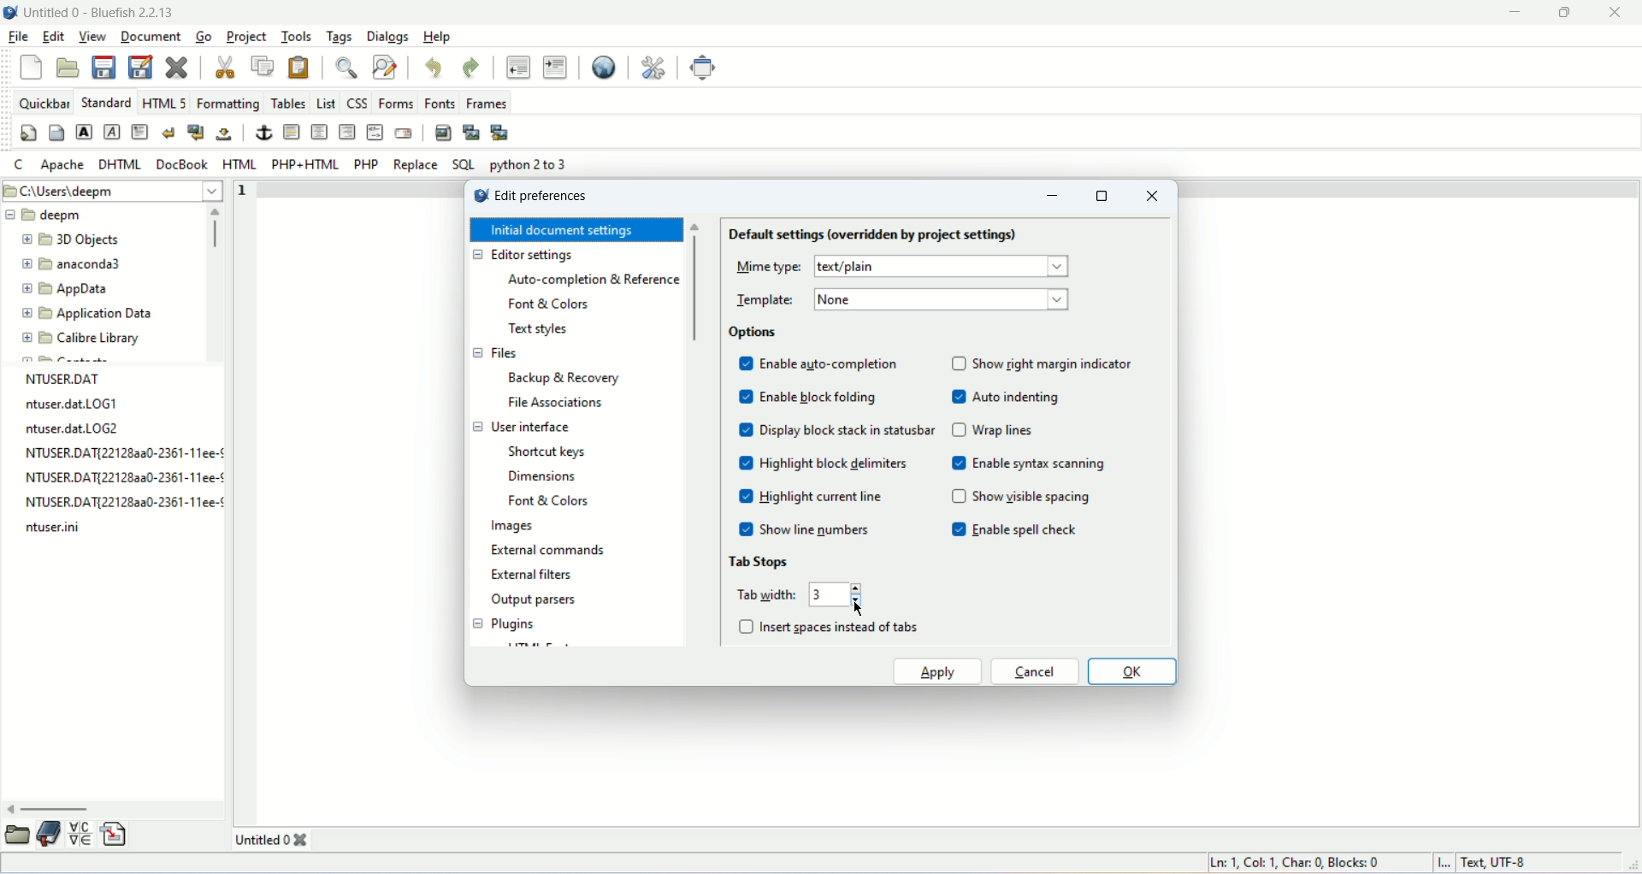 This screenshot has width=1642, height=874. What do you see at coordinates (109, 133) in the screenshot?
I see `emphasis` at bounding box center [109, 133].